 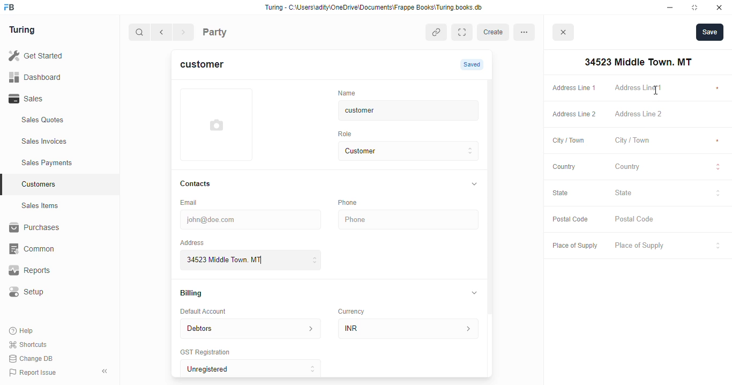 What do you see at coordinates (216, 124) in the screenshot?
I see `add profile photo` at bounding box center [216, 124].